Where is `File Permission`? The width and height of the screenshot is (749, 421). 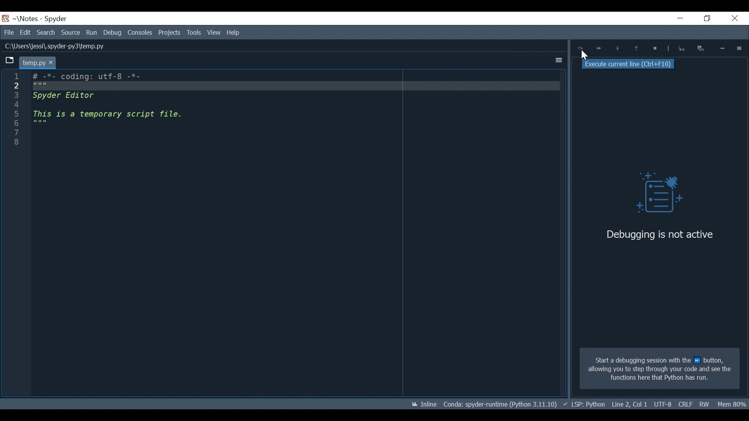
File Permission is located at coordinates (705, 404).